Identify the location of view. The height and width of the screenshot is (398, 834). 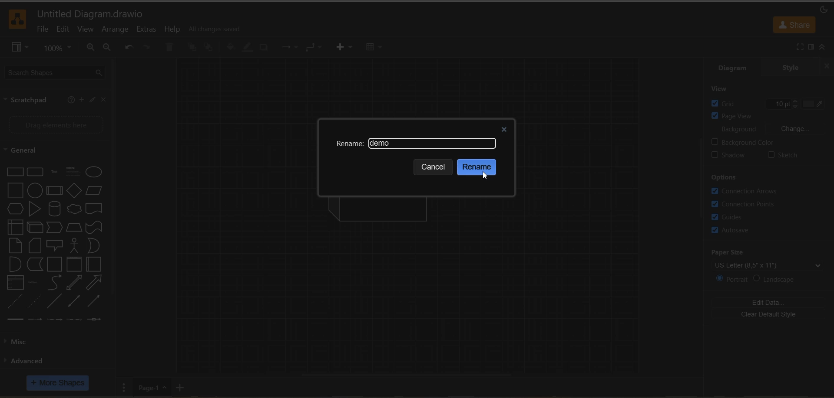
(20, 49).